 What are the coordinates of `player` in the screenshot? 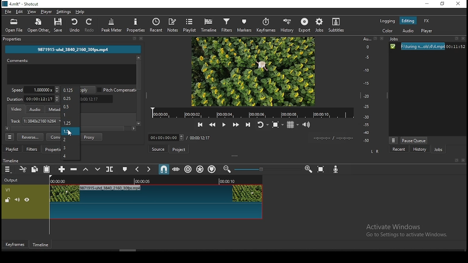 It's located at (46, 11).